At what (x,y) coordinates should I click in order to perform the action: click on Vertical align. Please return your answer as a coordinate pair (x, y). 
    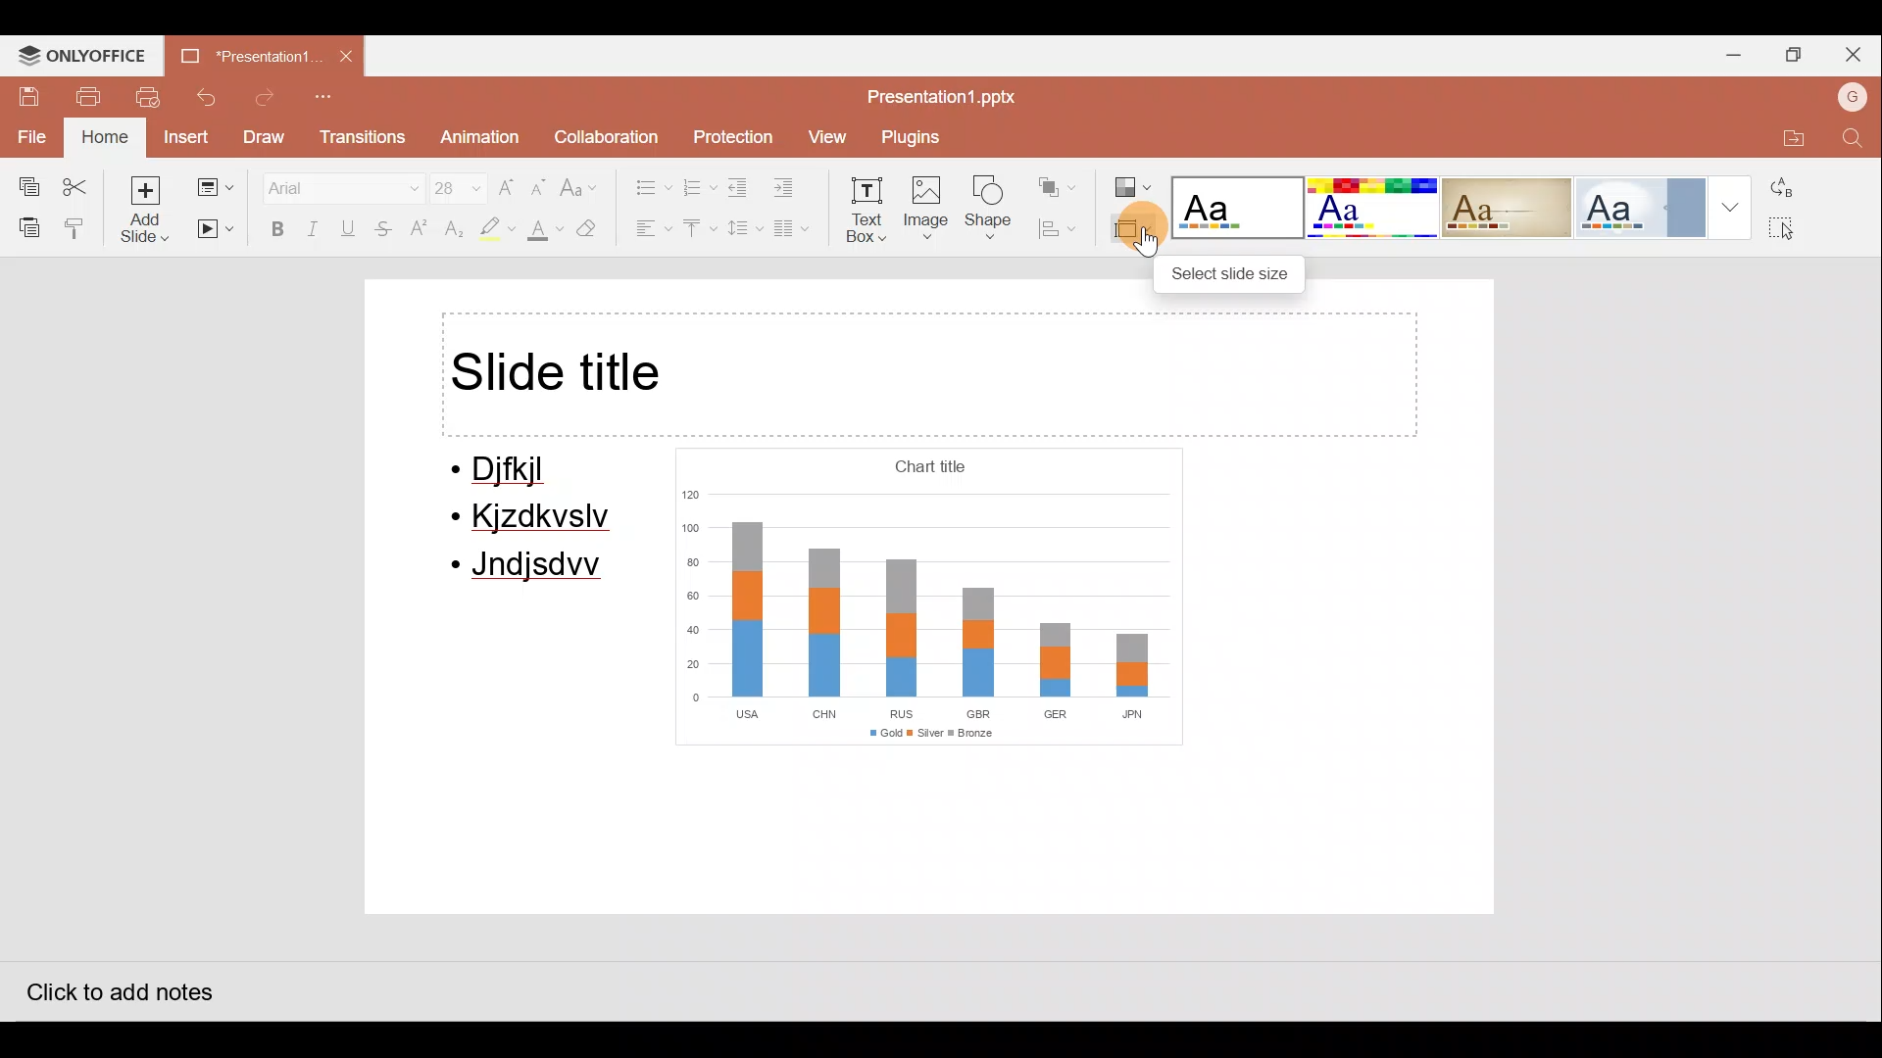
    Looking at the image, I should click on (698, 230).